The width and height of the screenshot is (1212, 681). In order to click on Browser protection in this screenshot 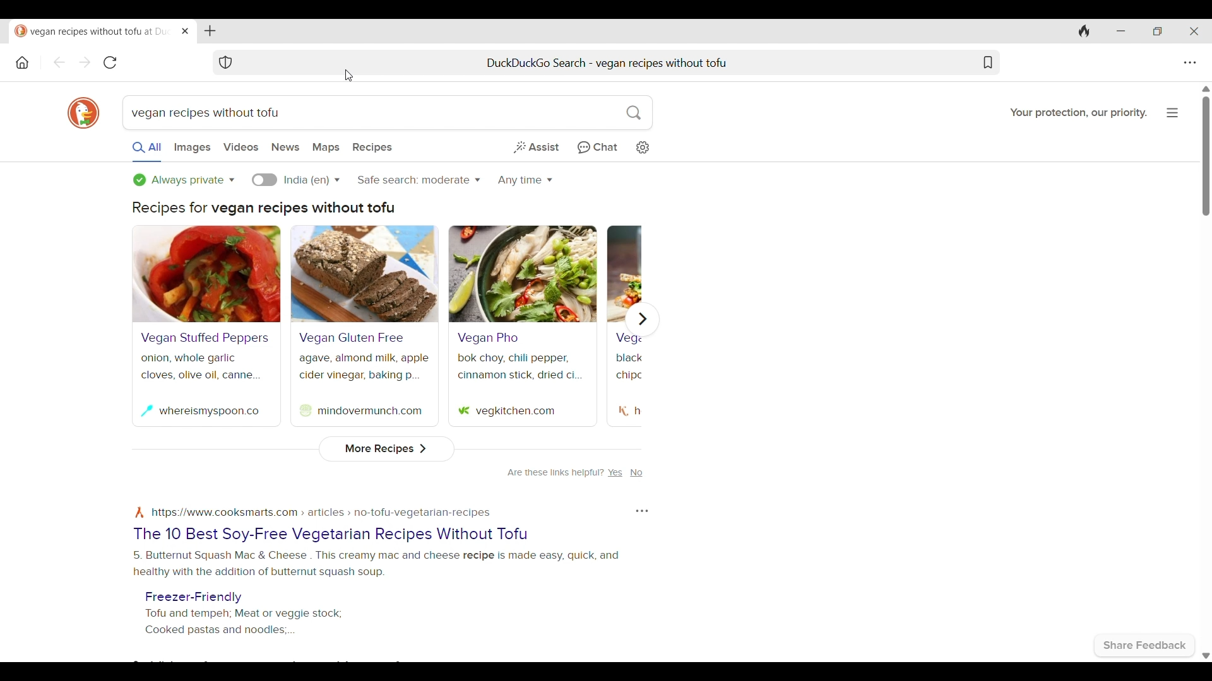, I will do `click(225, 62)`.